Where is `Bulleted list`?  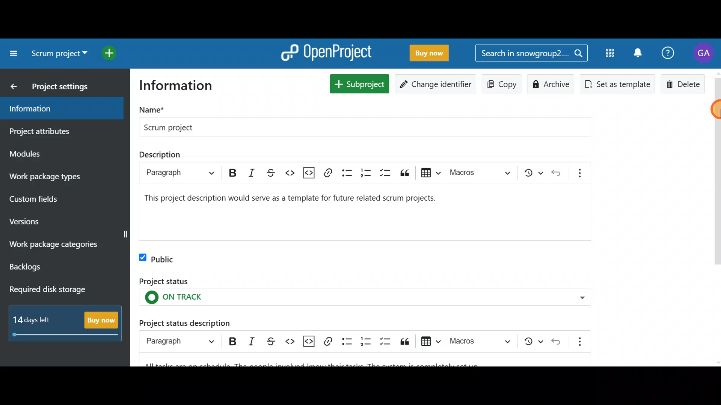 Bulleted list is located at coordinates (347, 341).